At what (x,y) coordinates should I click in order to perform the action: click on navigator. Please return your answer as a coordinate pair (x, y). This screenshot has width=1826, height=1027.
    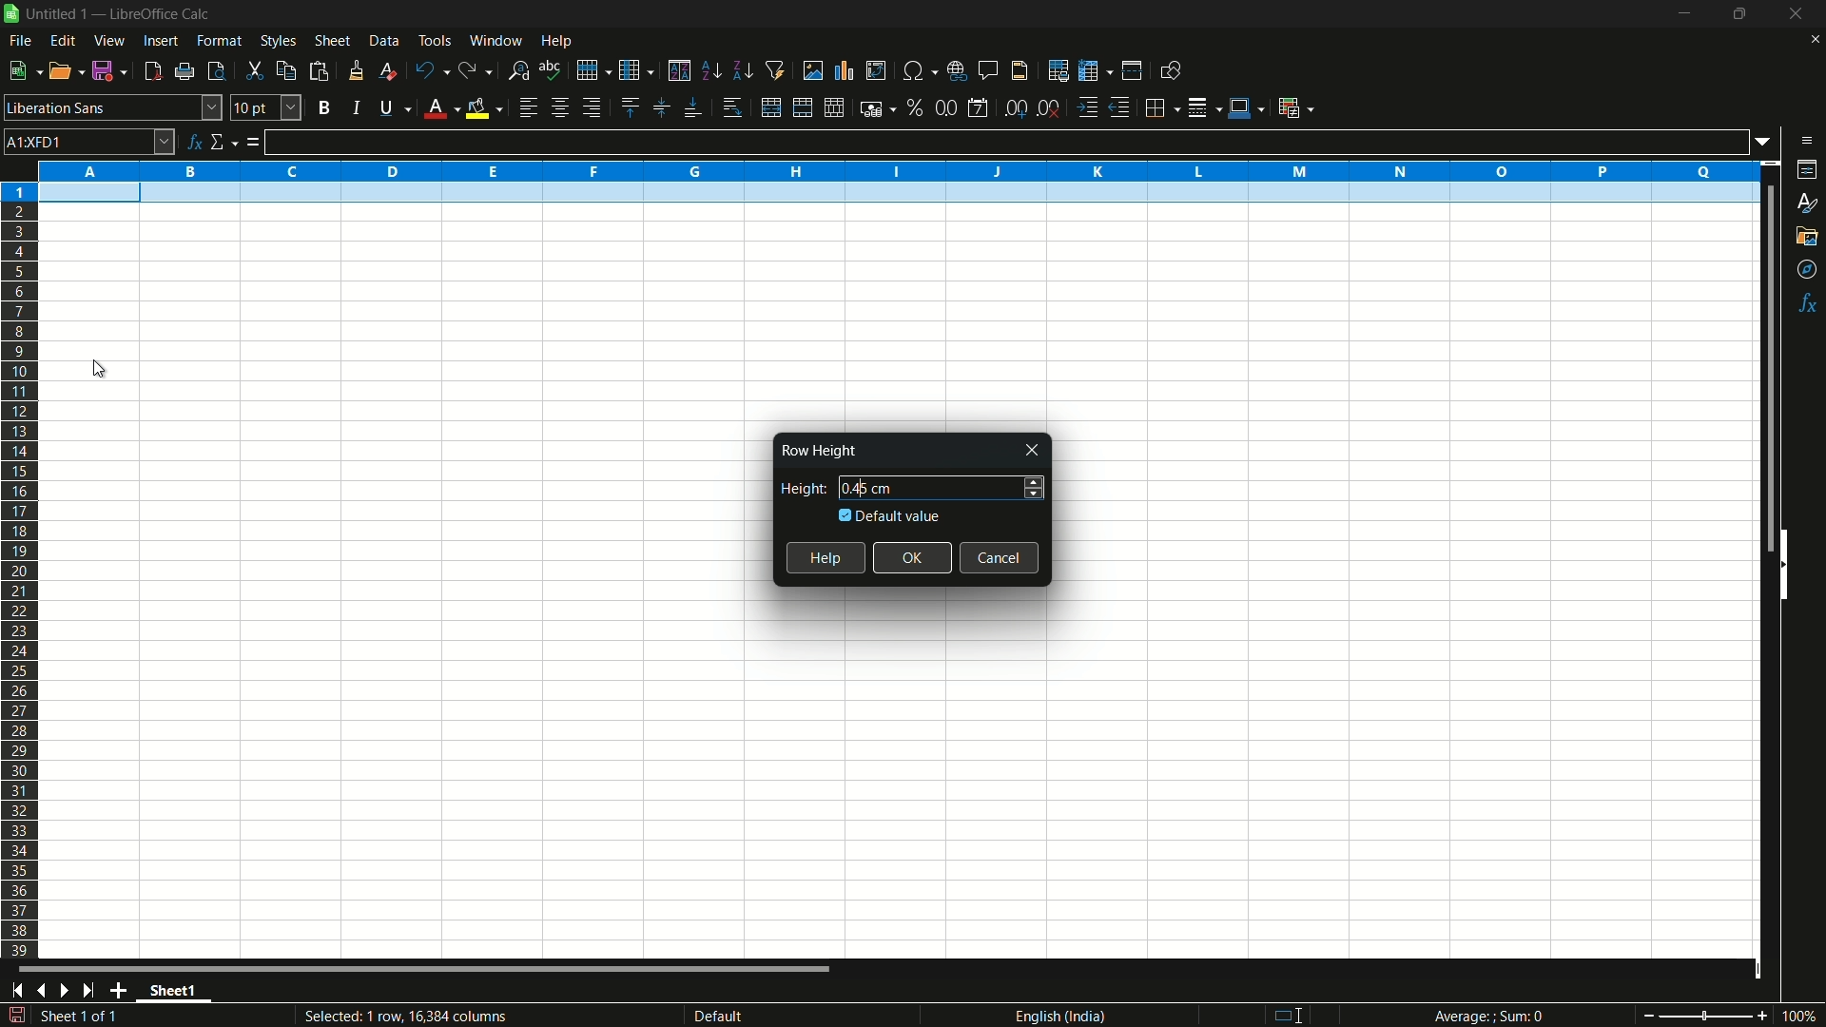
    Looking at the image, I should click on (1808, 270).